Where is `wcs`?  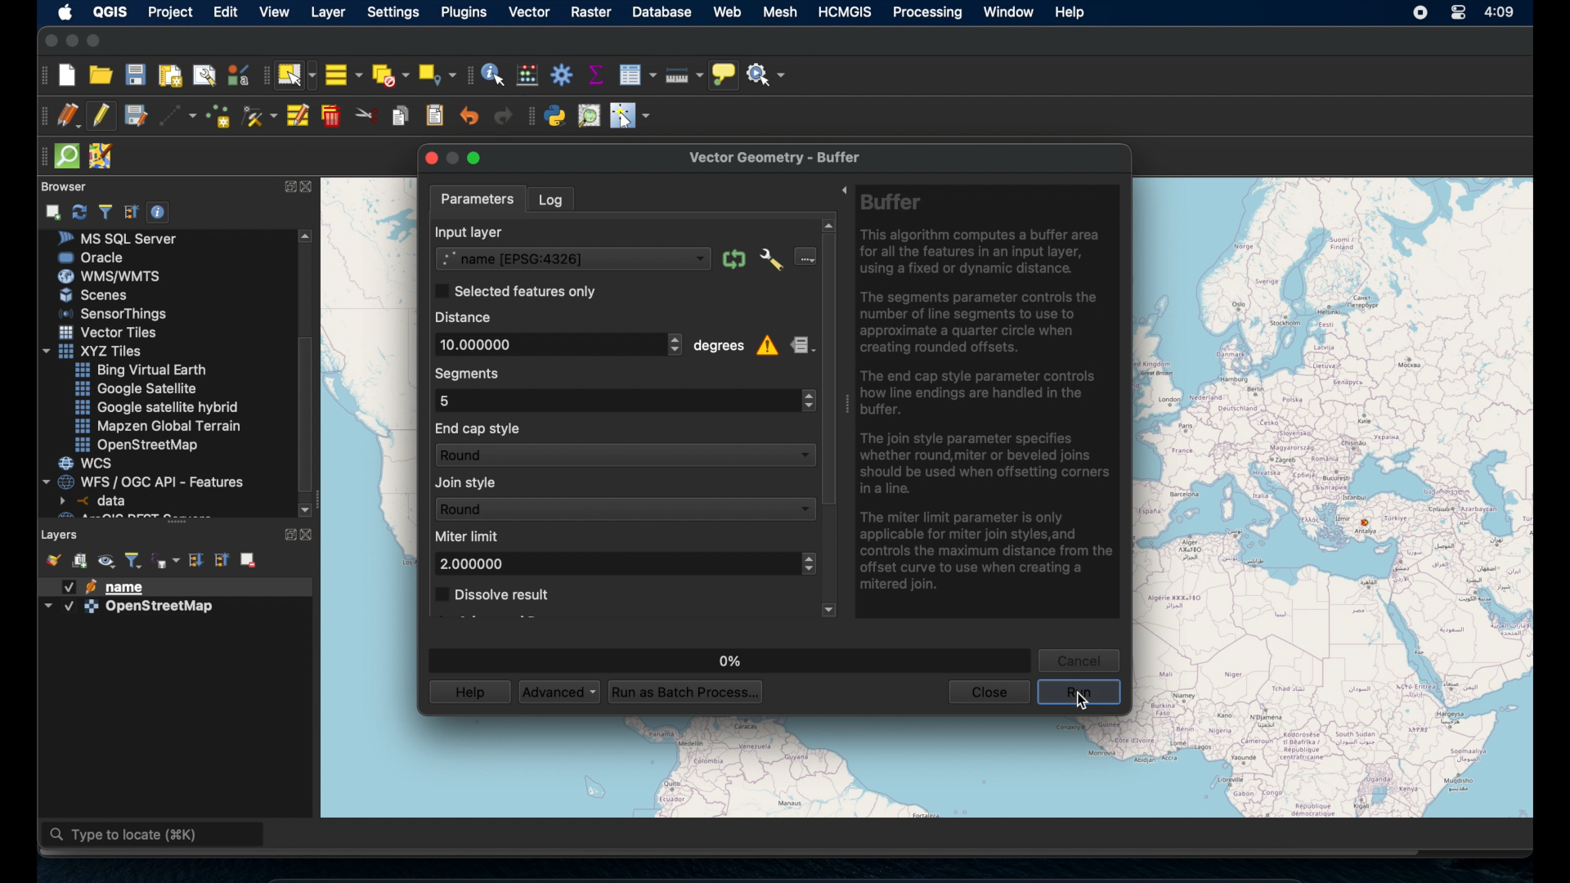
wcs is located at coordinates (87, 464).